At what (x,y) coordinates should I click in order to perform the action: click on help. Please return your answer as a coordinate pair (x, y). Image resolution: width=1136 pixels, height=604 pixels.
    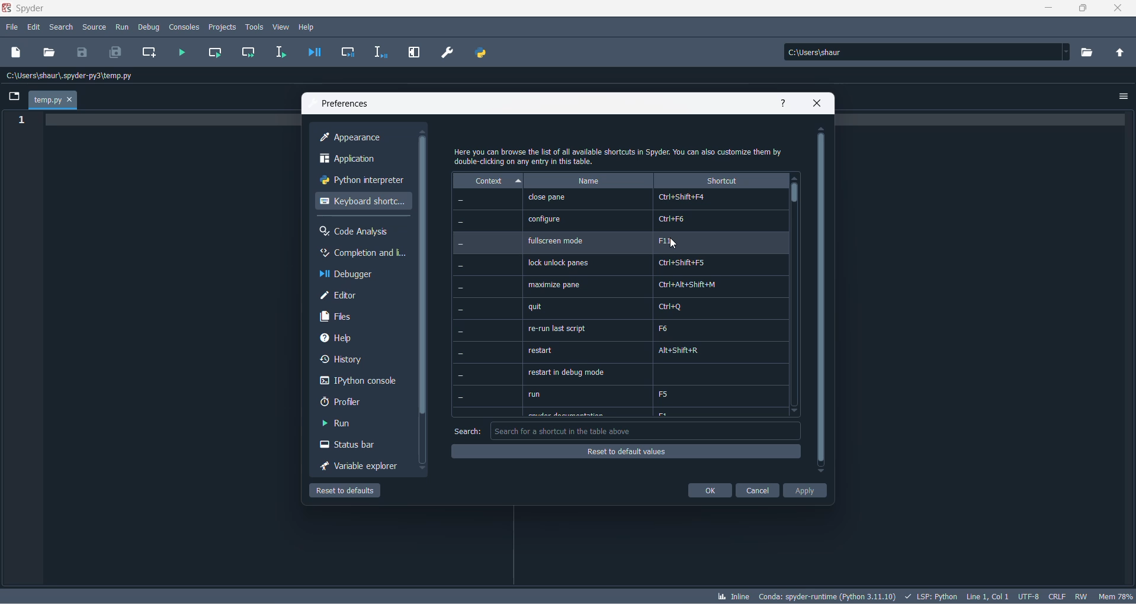
    Looking at the image, I should click on (310, 26).